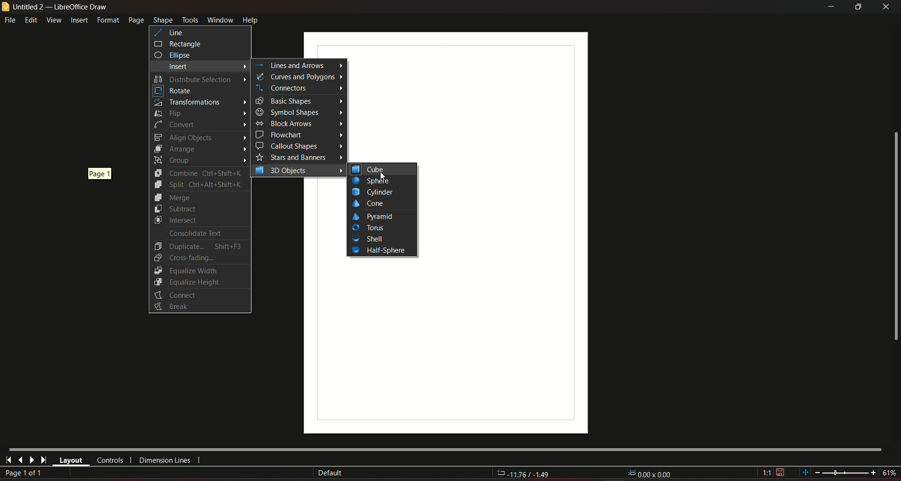  Describe the element at coordinates (198, 246) in the screenshot. I see `Duplicate` at that location.